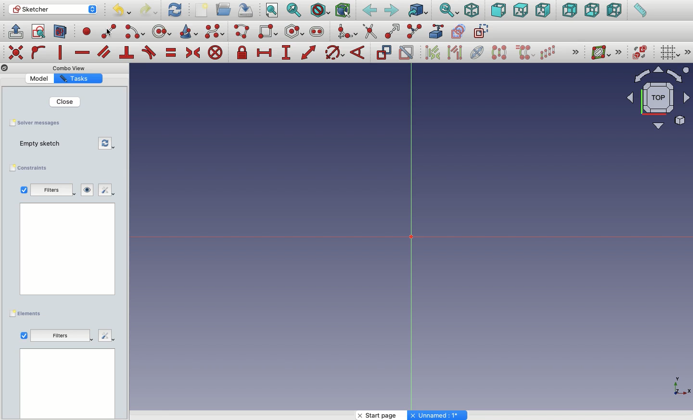 Image resolution: width=693 pixels, height=420 pixels. Describe the element at coordinates (499, 52) in the screenshot. I see `Symmetry` at that location.